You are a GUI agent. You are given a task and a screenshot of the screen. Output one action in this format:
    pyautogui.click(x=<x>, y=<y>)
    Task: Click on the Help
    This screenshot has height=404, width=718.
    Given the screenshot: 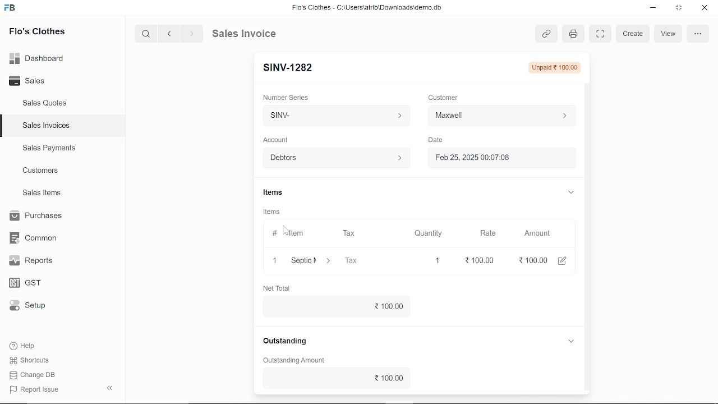 What is the action you would take?
    pyautogui.click(x=24, y=346)
    